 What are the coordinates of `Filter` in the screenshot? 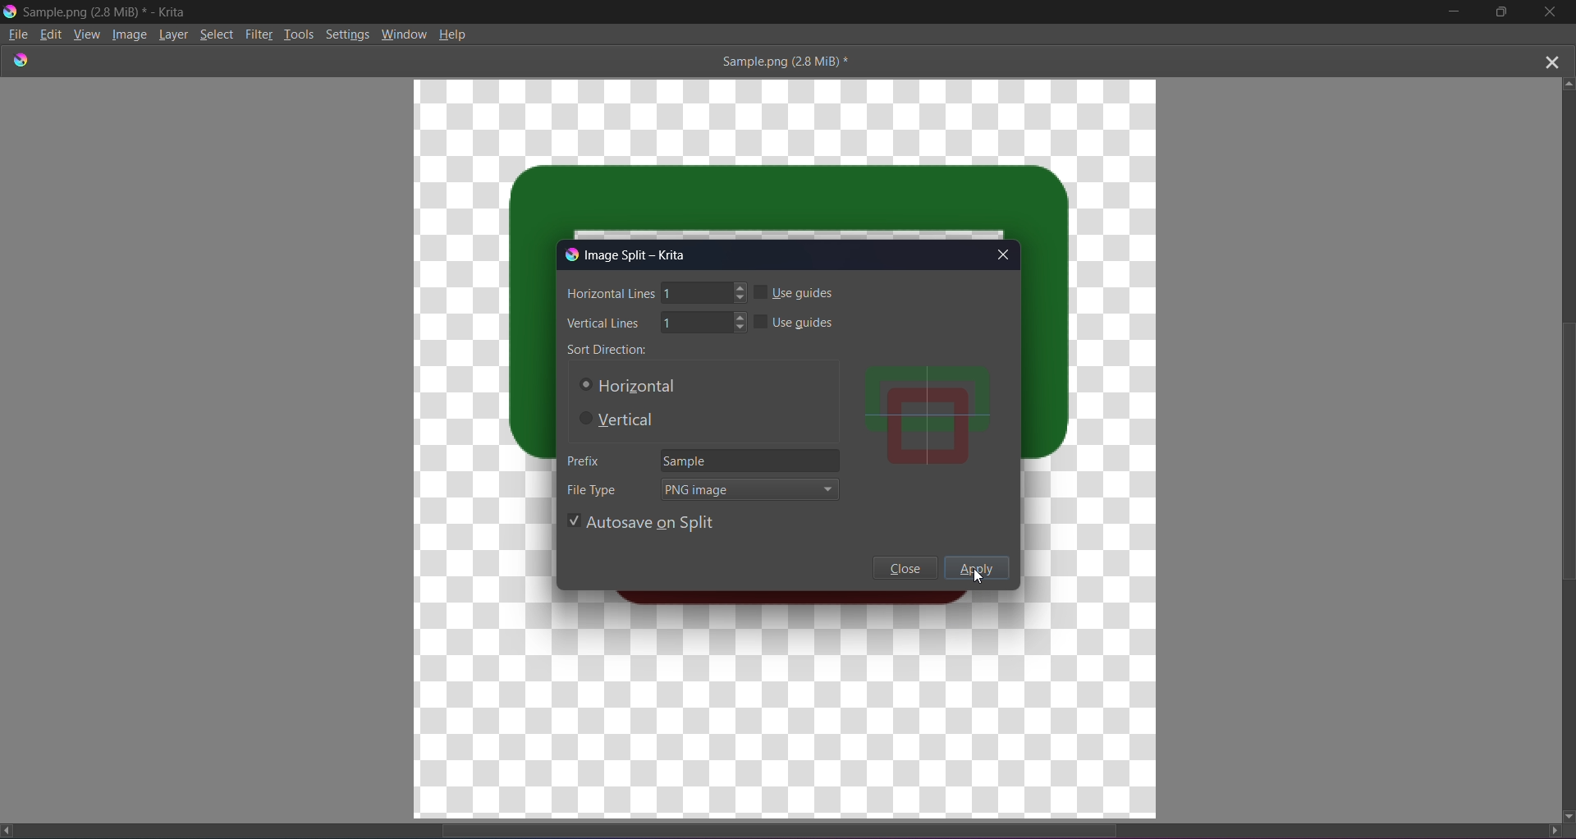 It's located at (261, 33).